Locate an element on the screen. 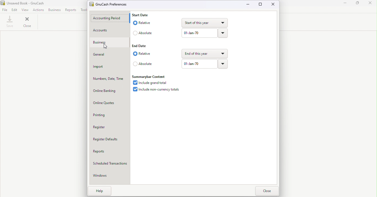 This screenshot has height=197, width=377. Close is located at coordinates (371, 4).